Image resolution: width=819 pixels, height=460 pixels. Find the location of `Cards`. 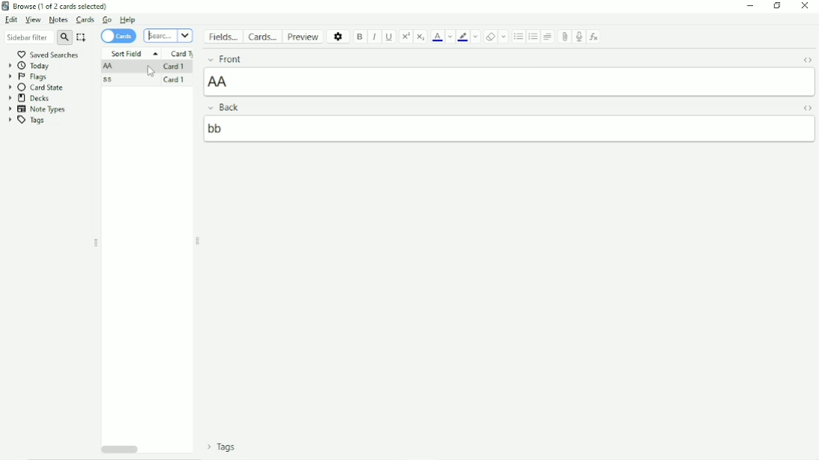

Cards is located at coordinates (263, 36).